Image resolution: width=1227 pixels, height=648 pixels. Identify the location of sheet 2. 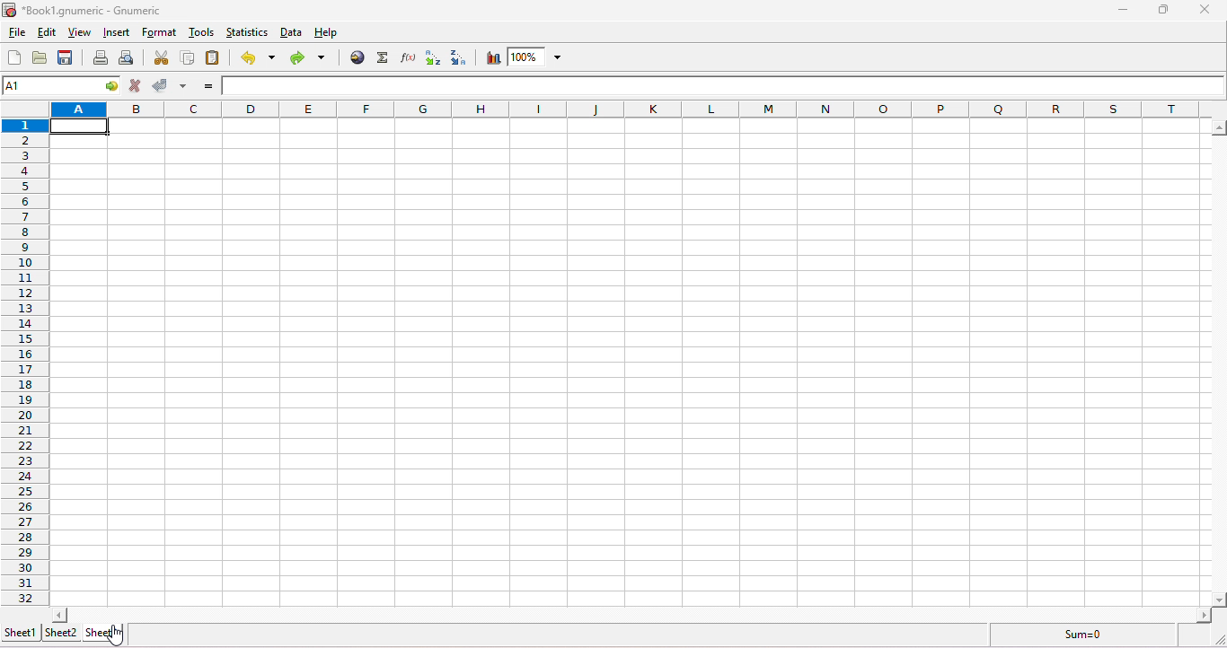
(65, 634).